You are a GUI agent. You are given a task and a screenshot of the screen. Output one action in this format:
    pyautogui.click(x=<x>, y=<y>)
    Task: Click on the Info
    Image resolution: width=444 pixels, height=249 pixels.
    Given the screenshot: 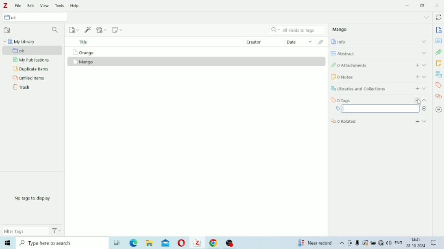 What is the action you would take?
    pyautogui.click(x=439, y=30)
    